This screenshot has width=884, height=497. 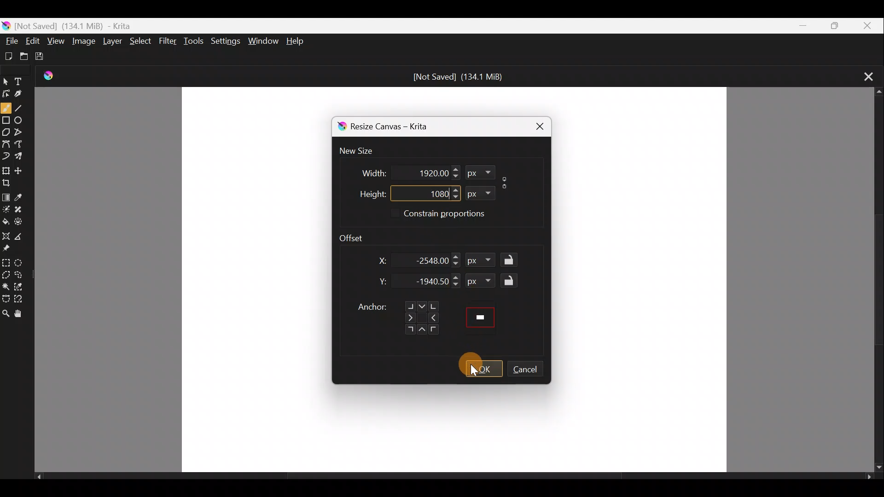 I want to click on Reference images tool, so click(x=7, y=249).